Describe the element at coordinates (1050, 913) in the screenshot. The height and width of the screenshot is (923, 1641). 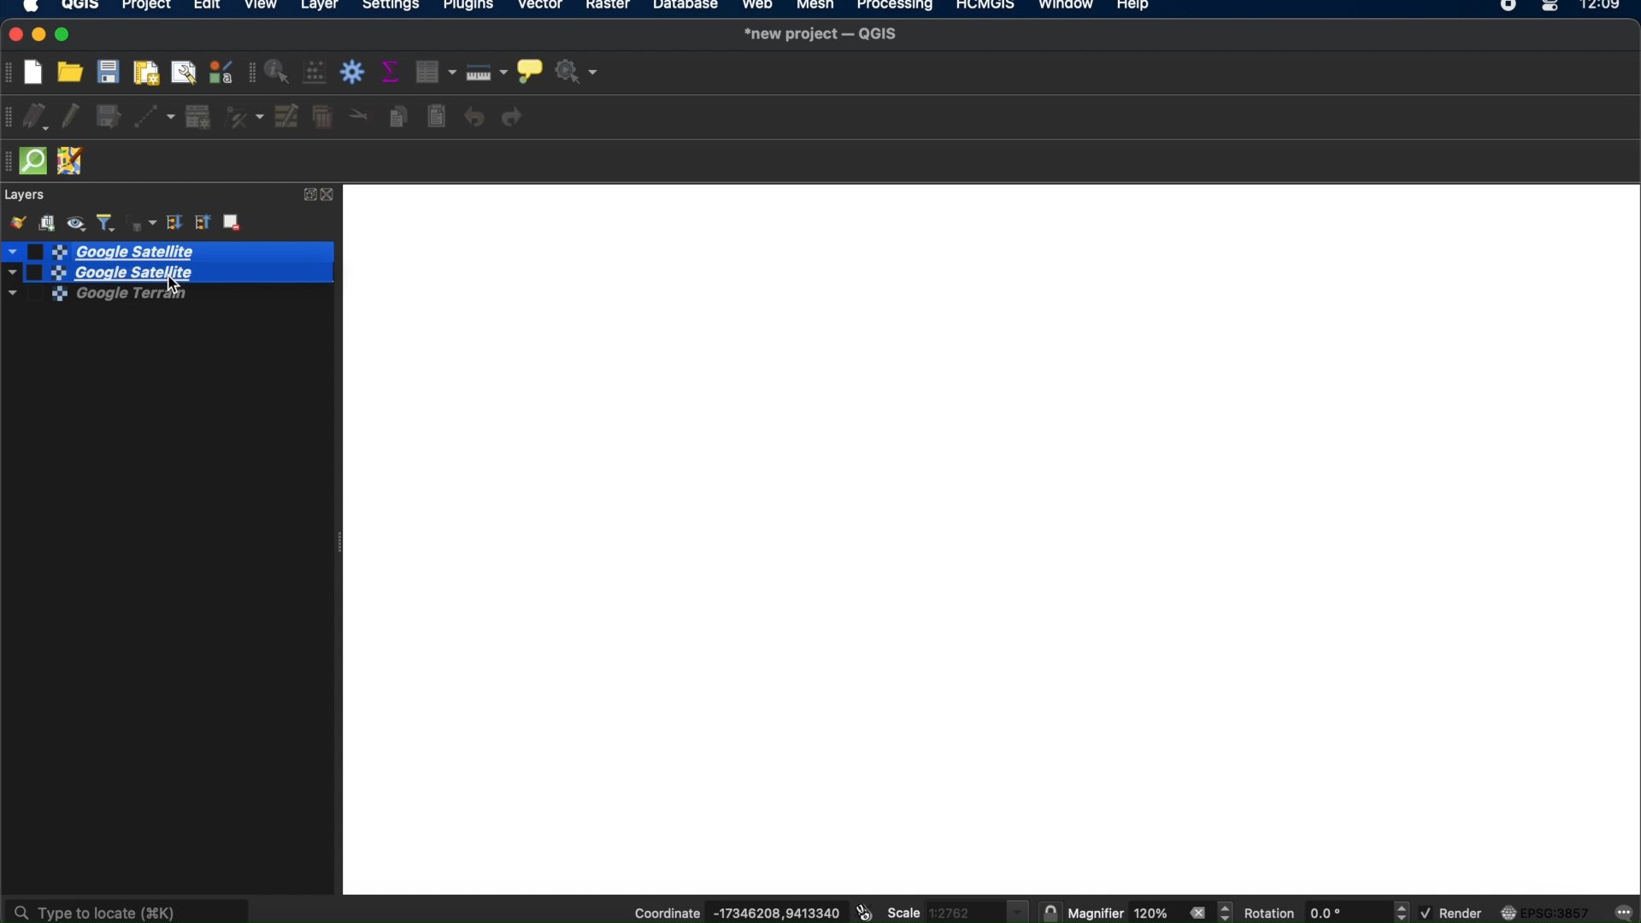
I see `lock scale` at that location.